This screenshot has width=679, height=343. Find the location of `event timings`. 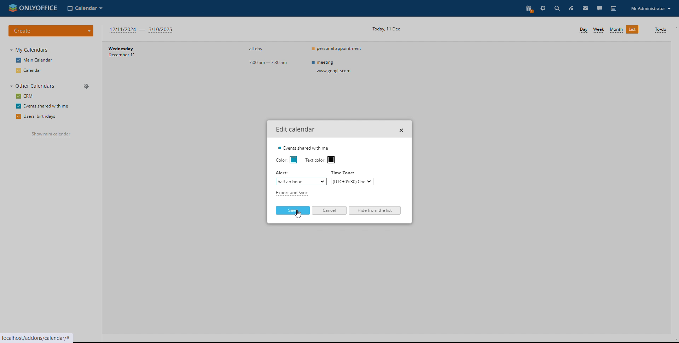

event timings is located at coordinates (271, 56).